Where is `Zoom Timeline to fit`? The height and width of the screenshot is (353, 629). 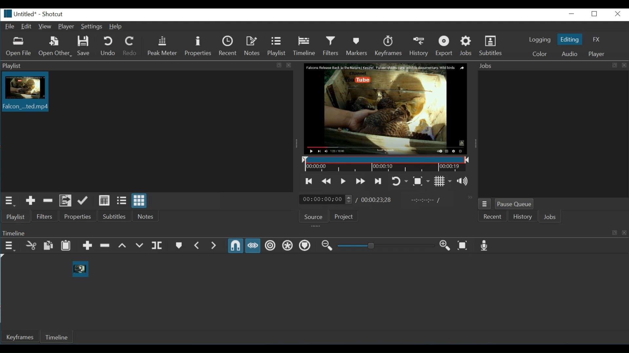
Zoom Timeline to fit is located at coordinates (463, 245).